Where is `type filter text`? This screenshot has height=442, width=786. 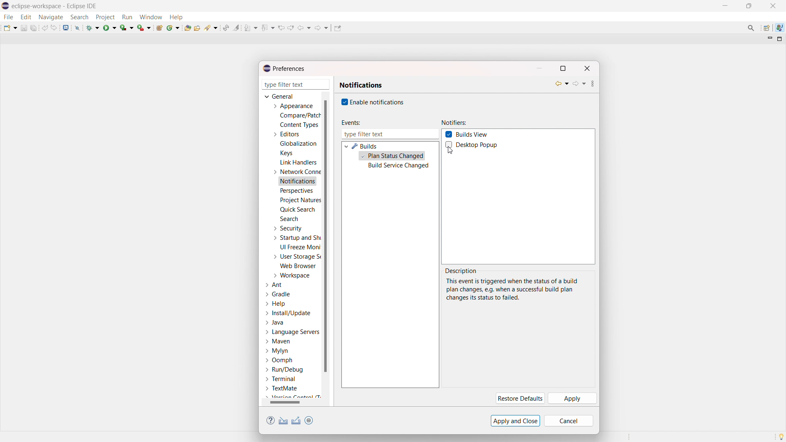 type filter text is located at coordinates (390, 134).